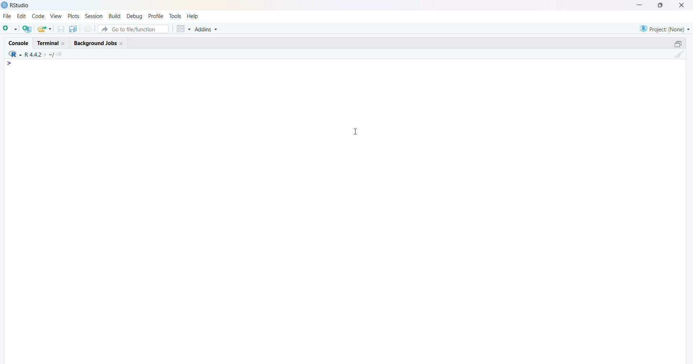 The height and width of the screenshot is (364, 693). I want to click on profile, so click(157, 16).